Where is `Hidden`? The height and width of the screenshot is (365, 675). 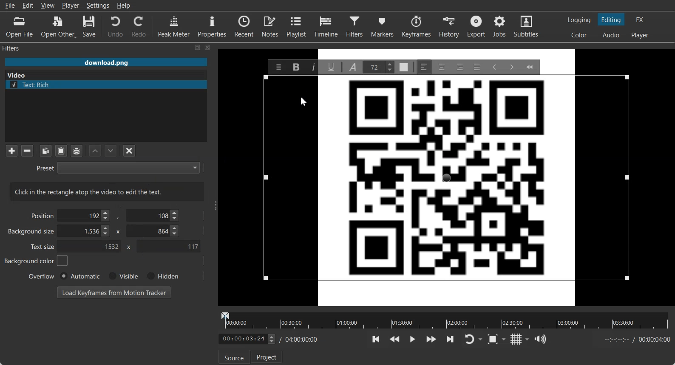 Hidden is located at coordinates (161, 276).